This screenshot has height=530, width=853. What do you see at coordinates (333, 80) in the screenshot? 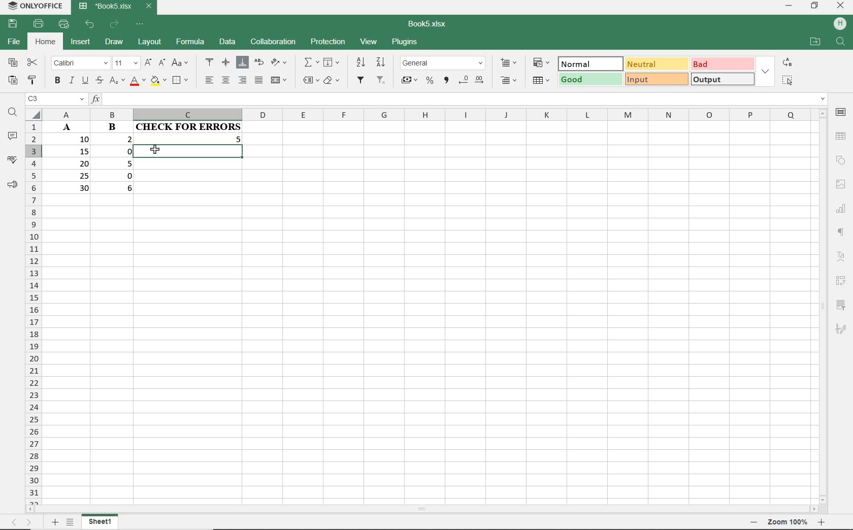
I see `CLEAR` at bounding box center [333, 80].